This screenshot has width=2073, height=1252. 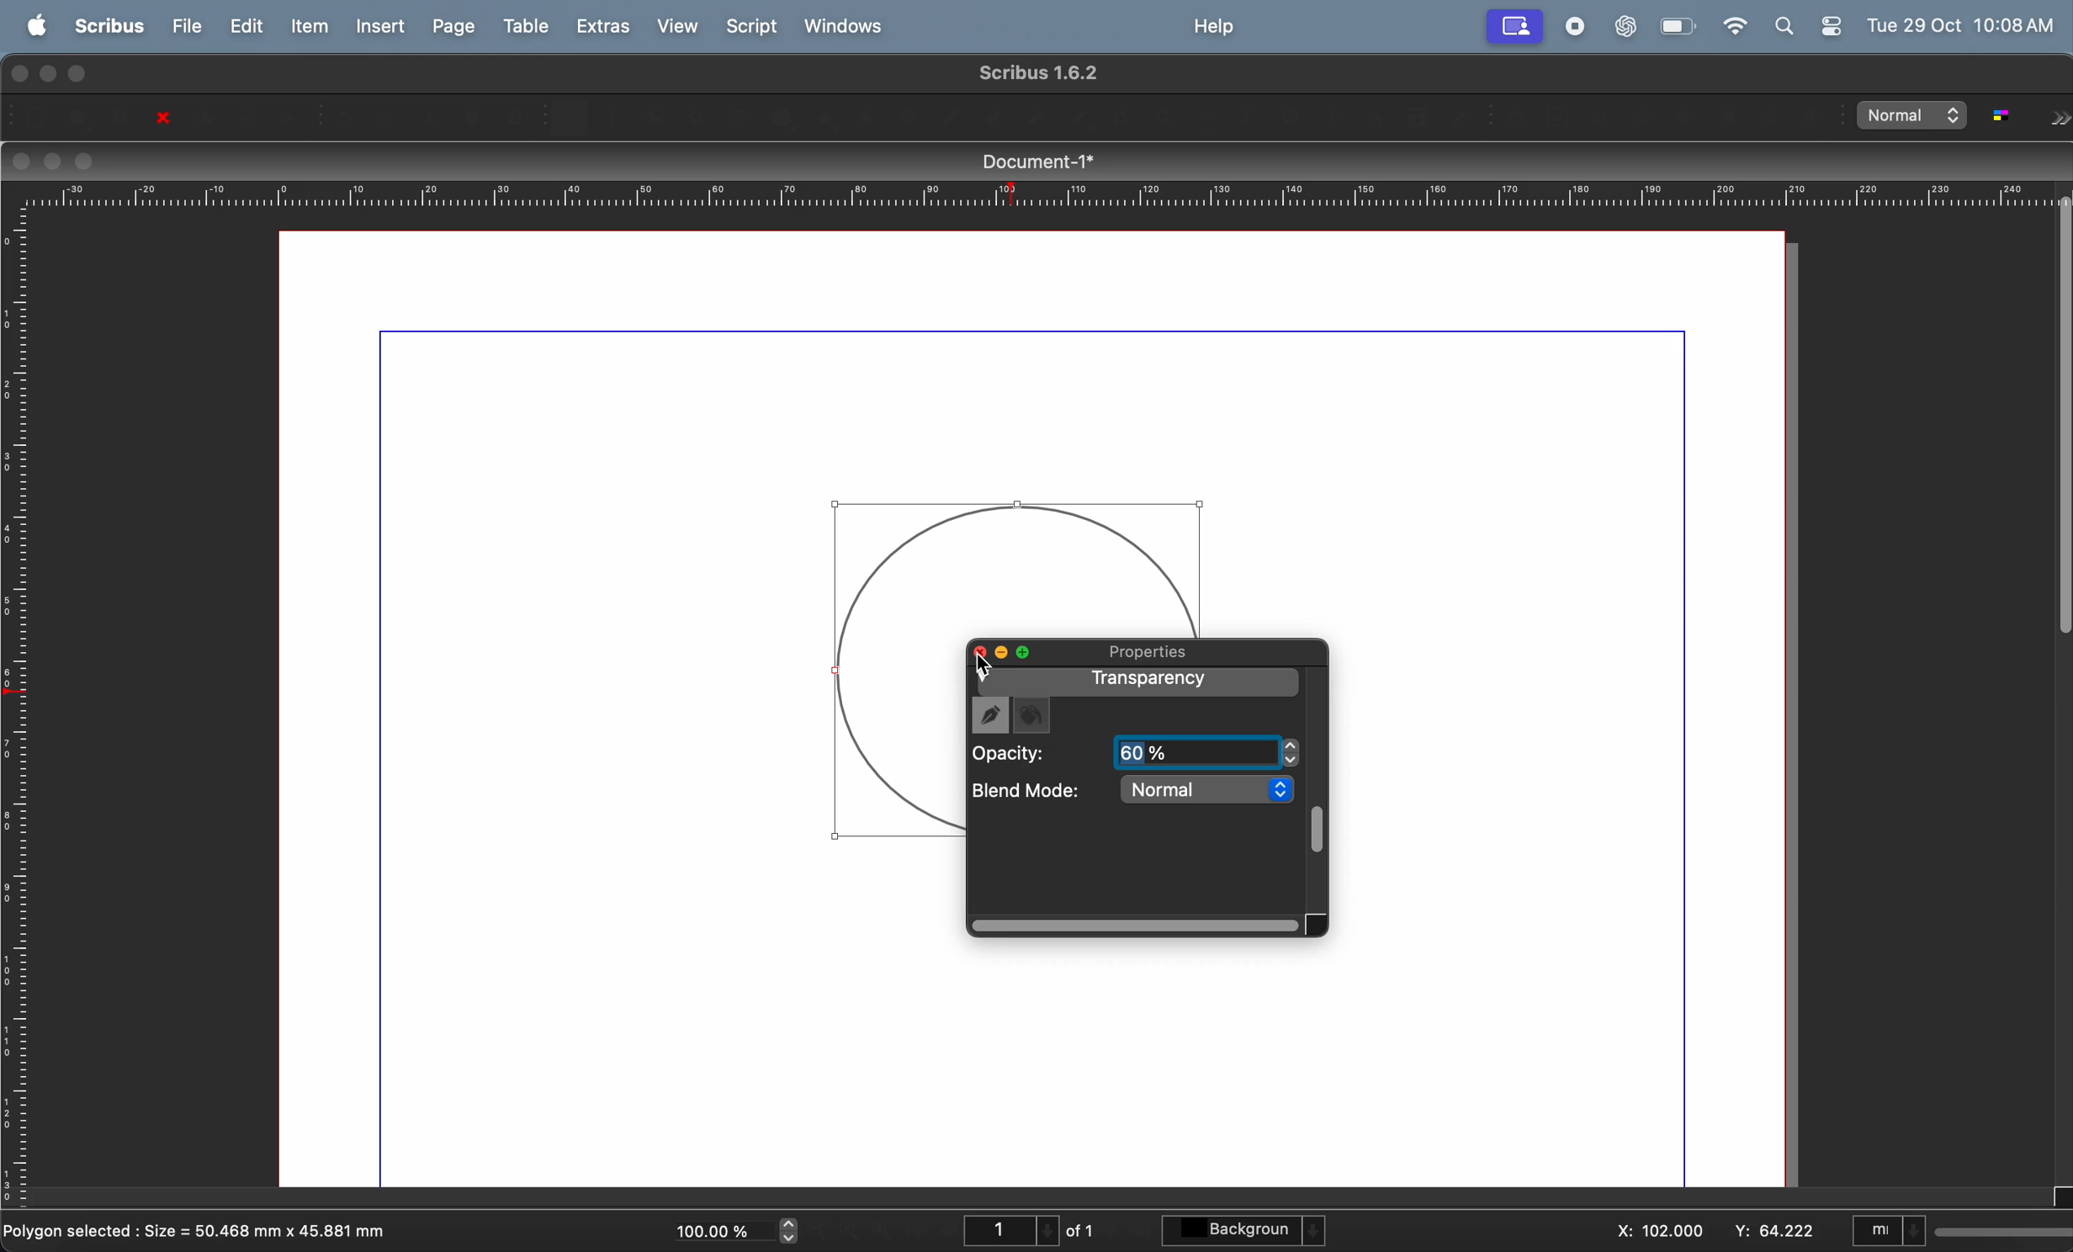 I want to click on edit, so click(x=240, y=26).